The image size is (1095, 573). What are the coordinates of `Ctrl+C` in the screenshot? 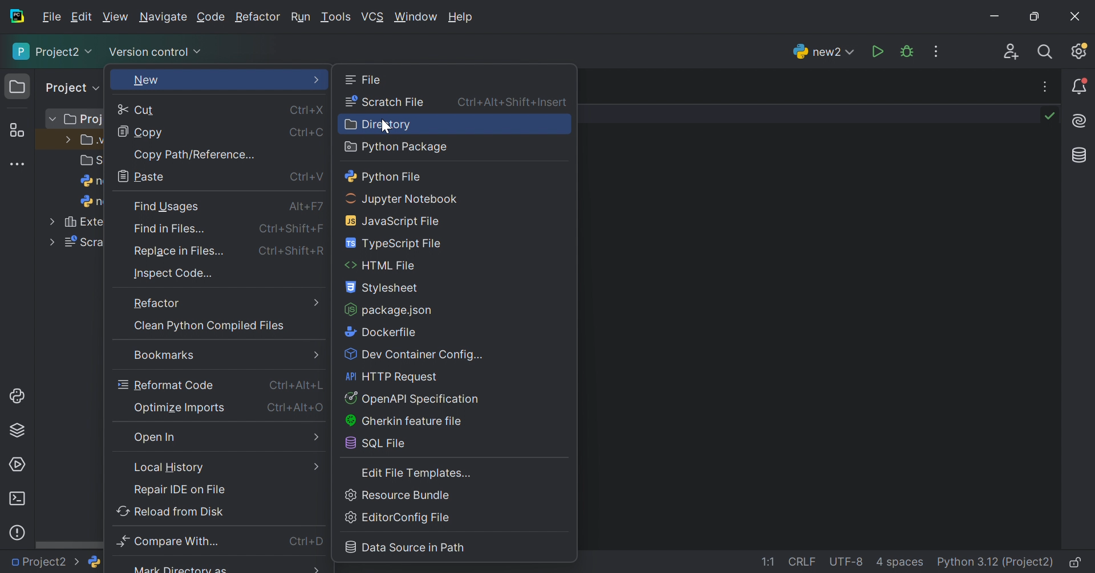 It's located at (307, 133).